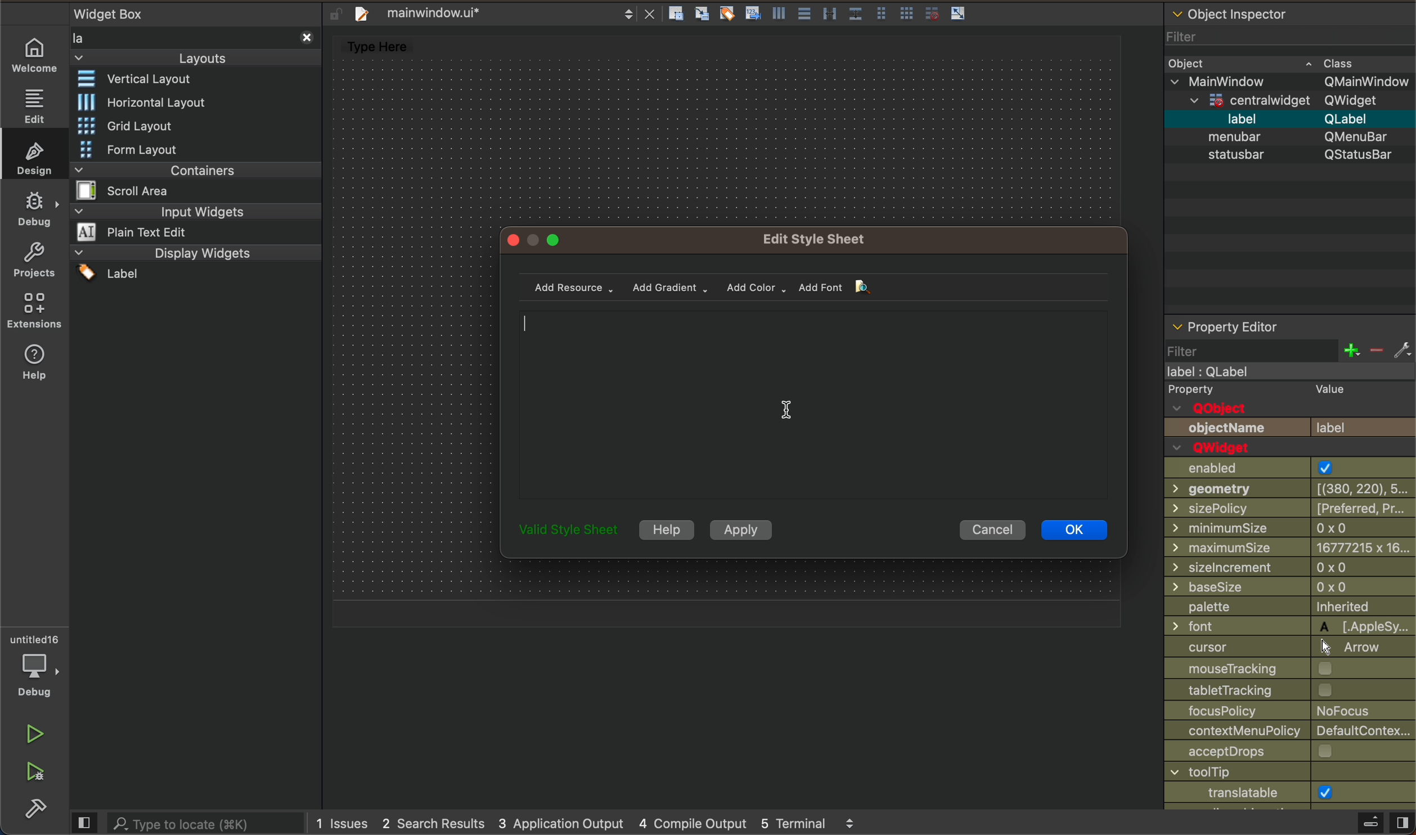  Describe the element at coordinates (820, 238) in the screenshot. I see `edit style` at that location.